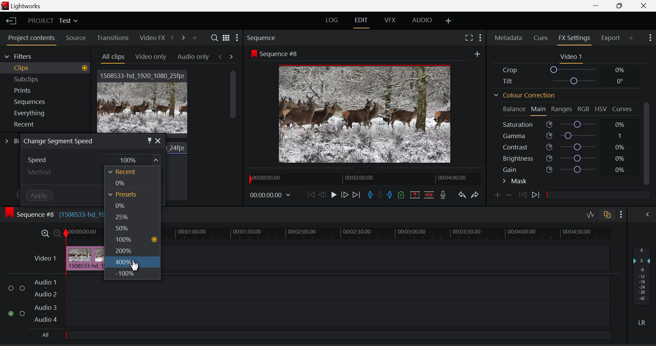 The height and width of the screenshot is (346, 656). I want to click on Video Only, so click(150, 55).